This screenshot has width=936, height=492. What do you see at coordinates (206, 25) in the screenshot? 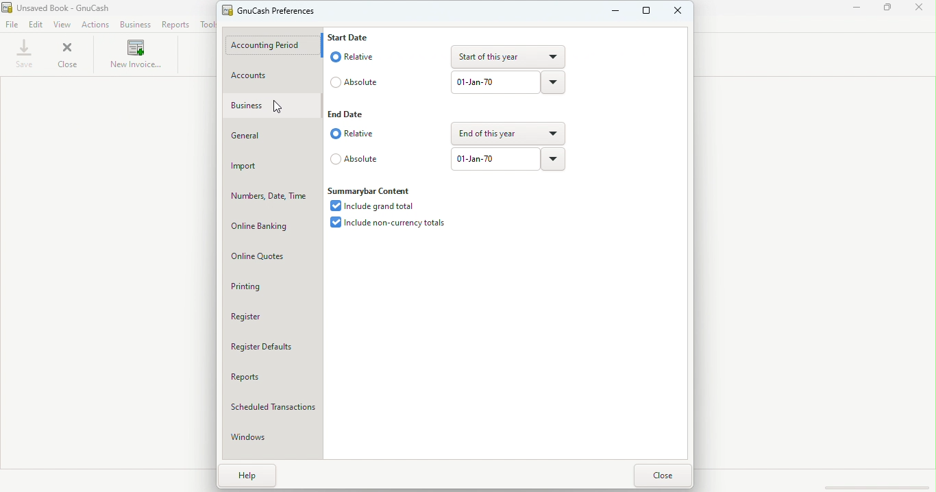
I see `Tools` at bounding box center [206, 25].